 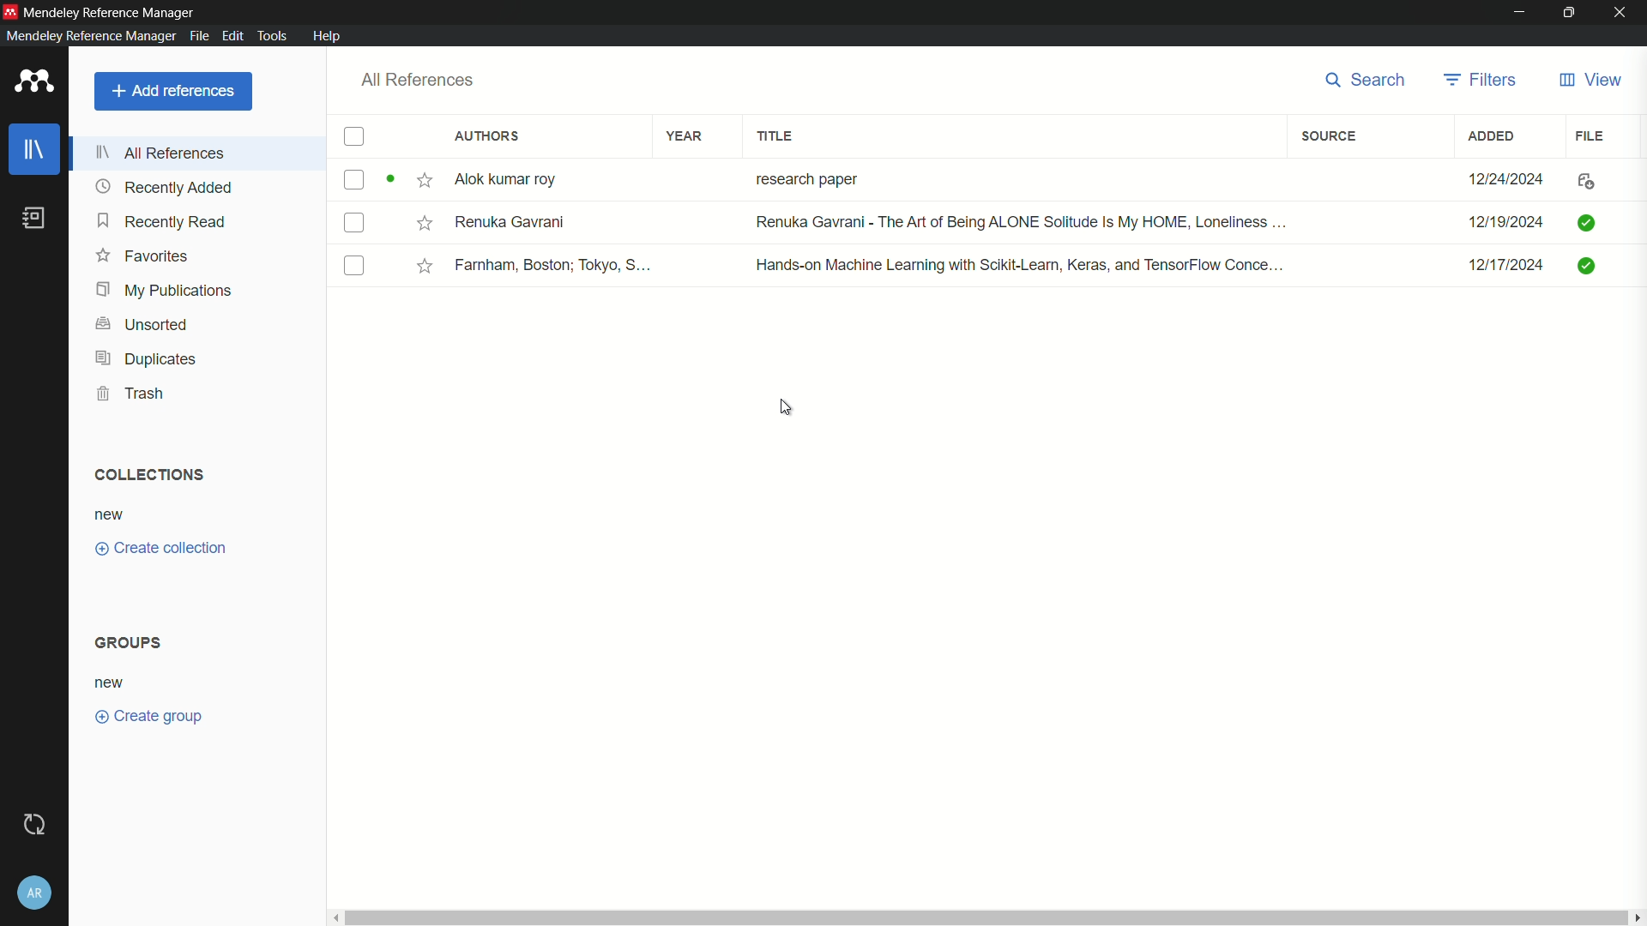 What do you see at coordinates (1036, 265) in the screenshot?
I see `book-3` at bounding box center [1036, 265].